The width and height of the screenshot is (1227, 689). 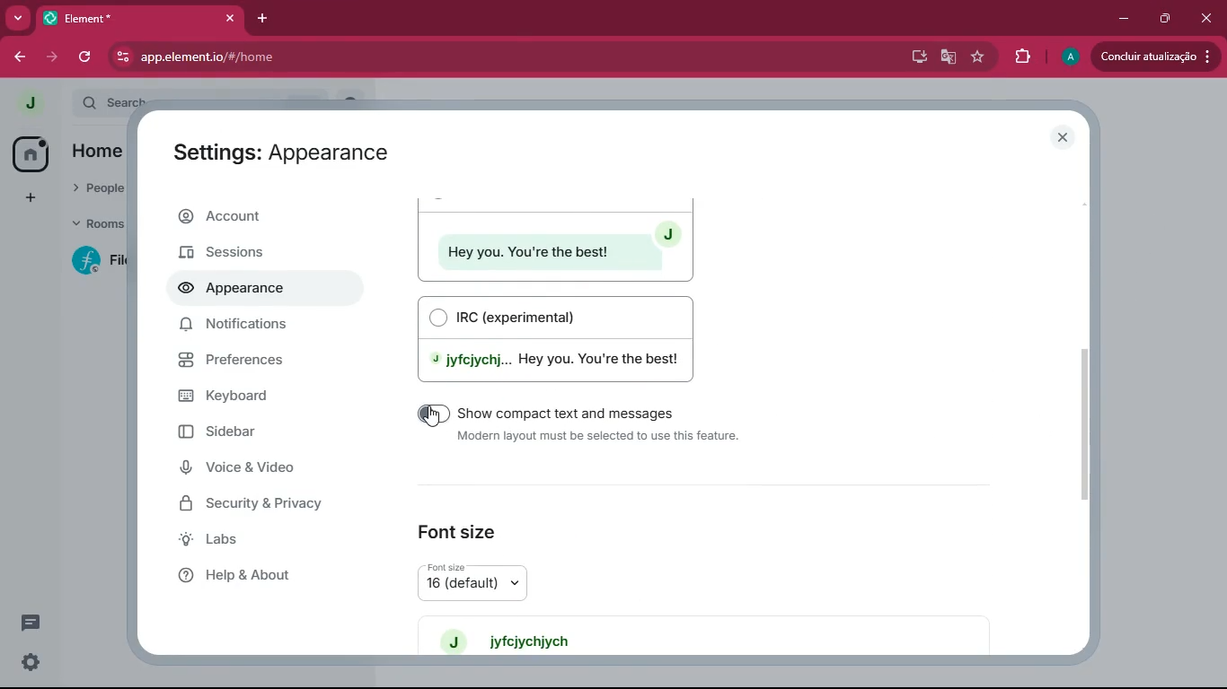 I want to click on settings, so click(x=27, y=663).